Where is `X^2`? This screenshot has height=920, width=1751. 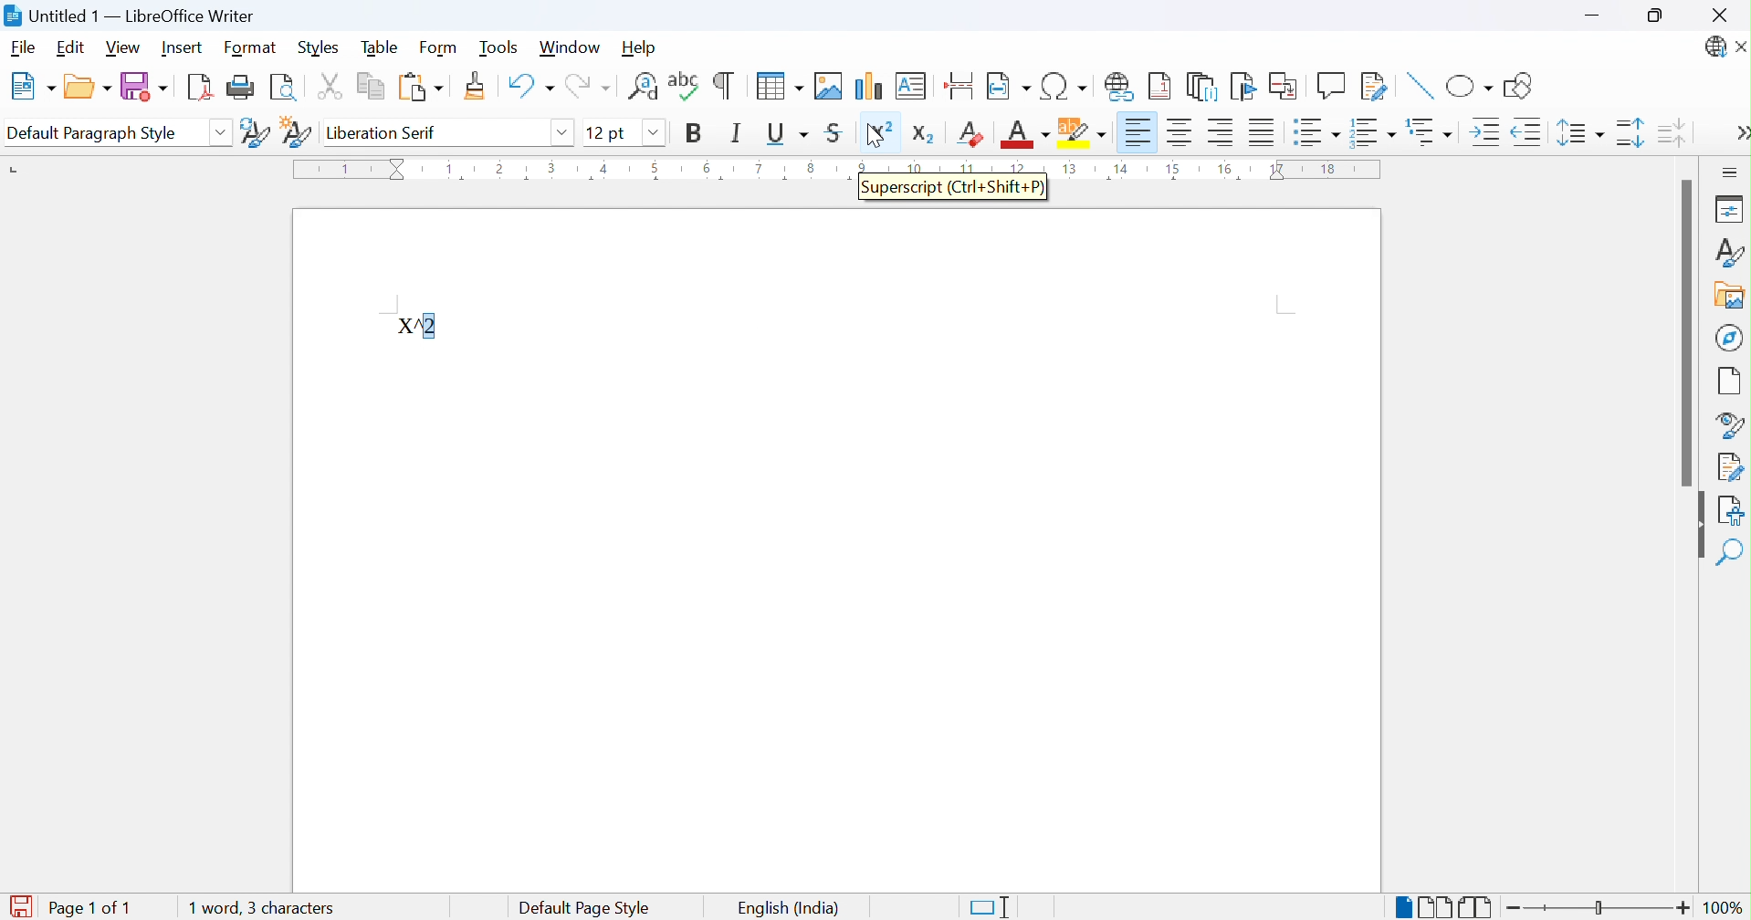
X^2 is located at coordinates (416, 327).